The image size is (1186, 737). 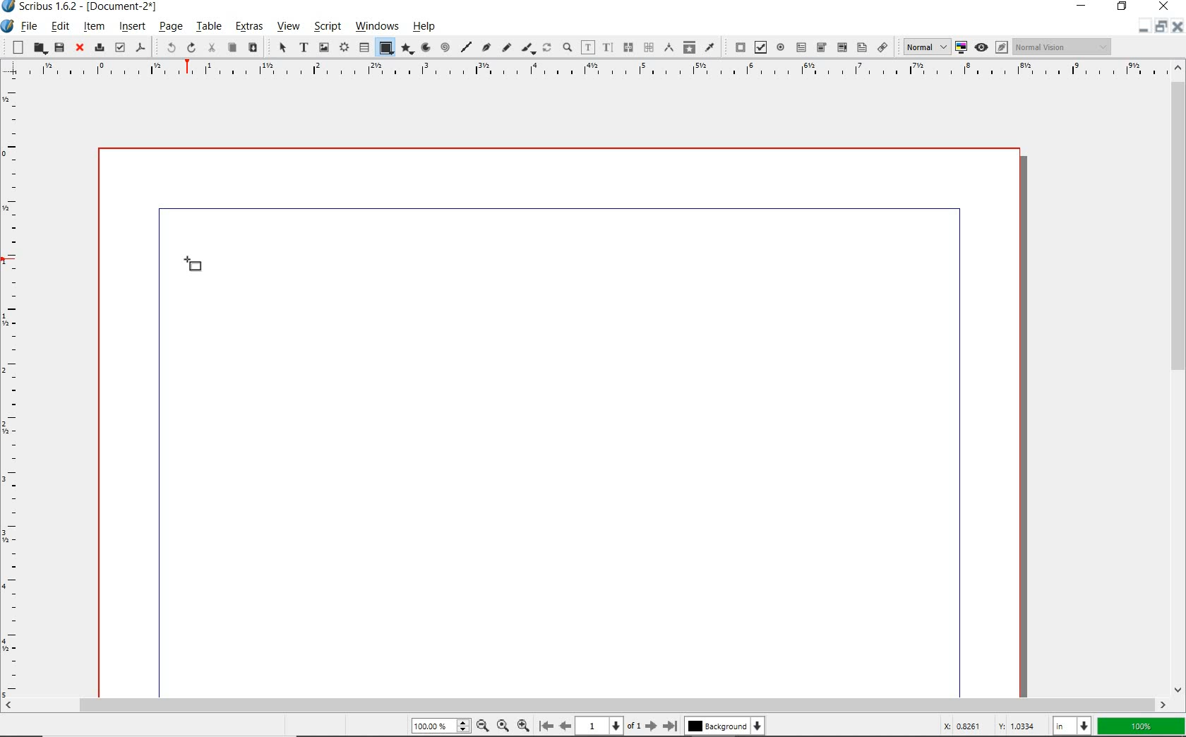 What do you see at coordinates (567, 47) in the screenshot?
I see `zoom in or zoom out` at bounding box center [567, 47].